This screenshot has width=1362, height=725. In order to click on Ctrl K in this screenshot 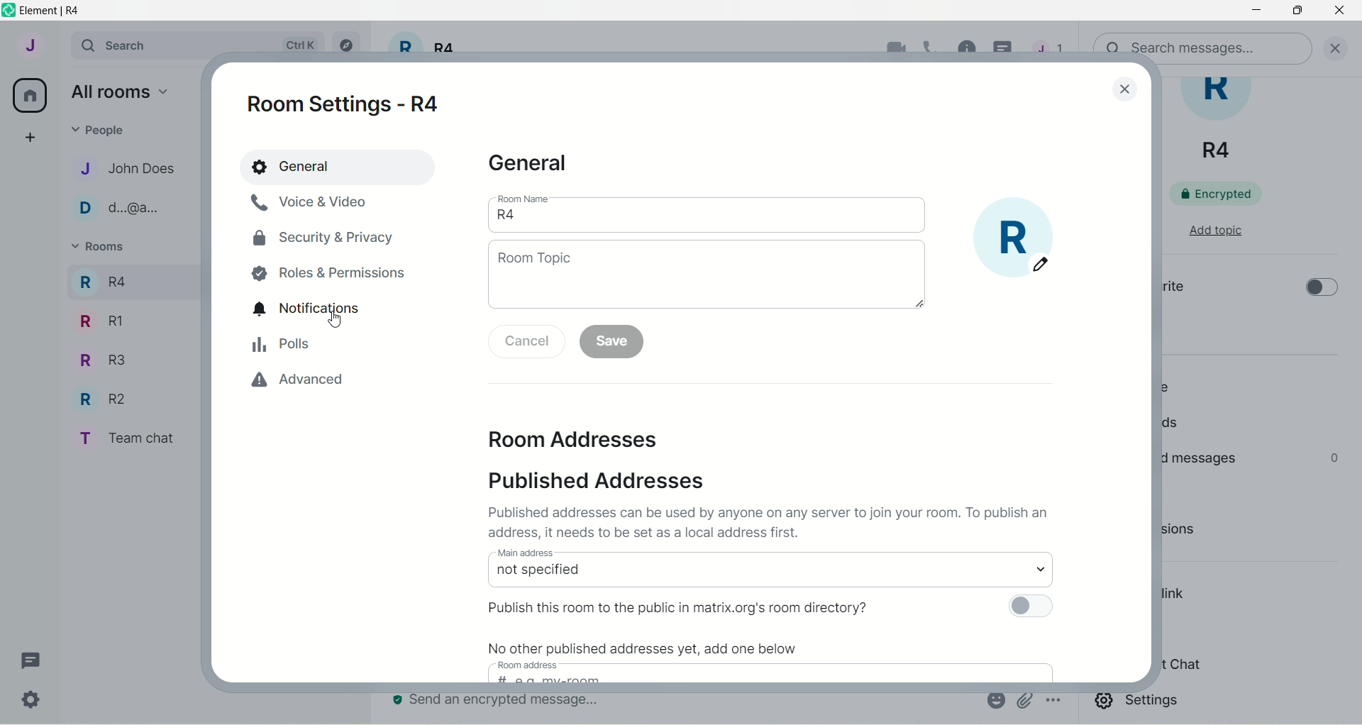, I will do `click(297, 45)`.